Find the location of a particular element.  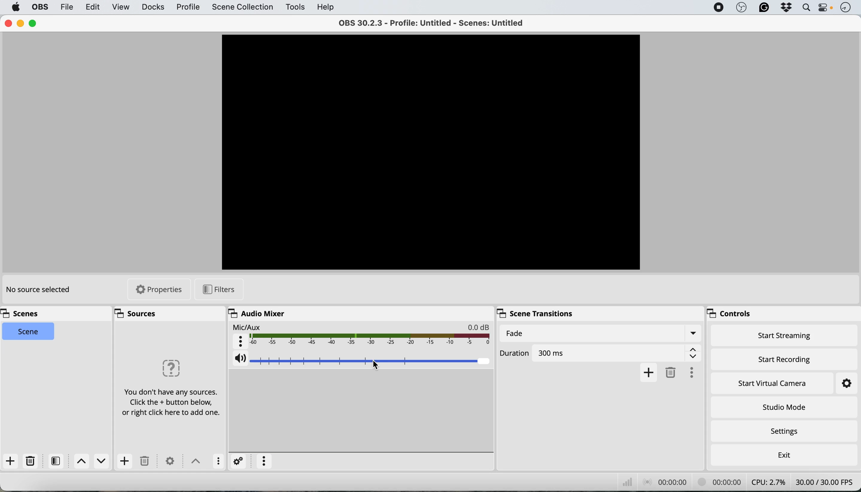

switch between scenes is located at coordinates (93, 462).